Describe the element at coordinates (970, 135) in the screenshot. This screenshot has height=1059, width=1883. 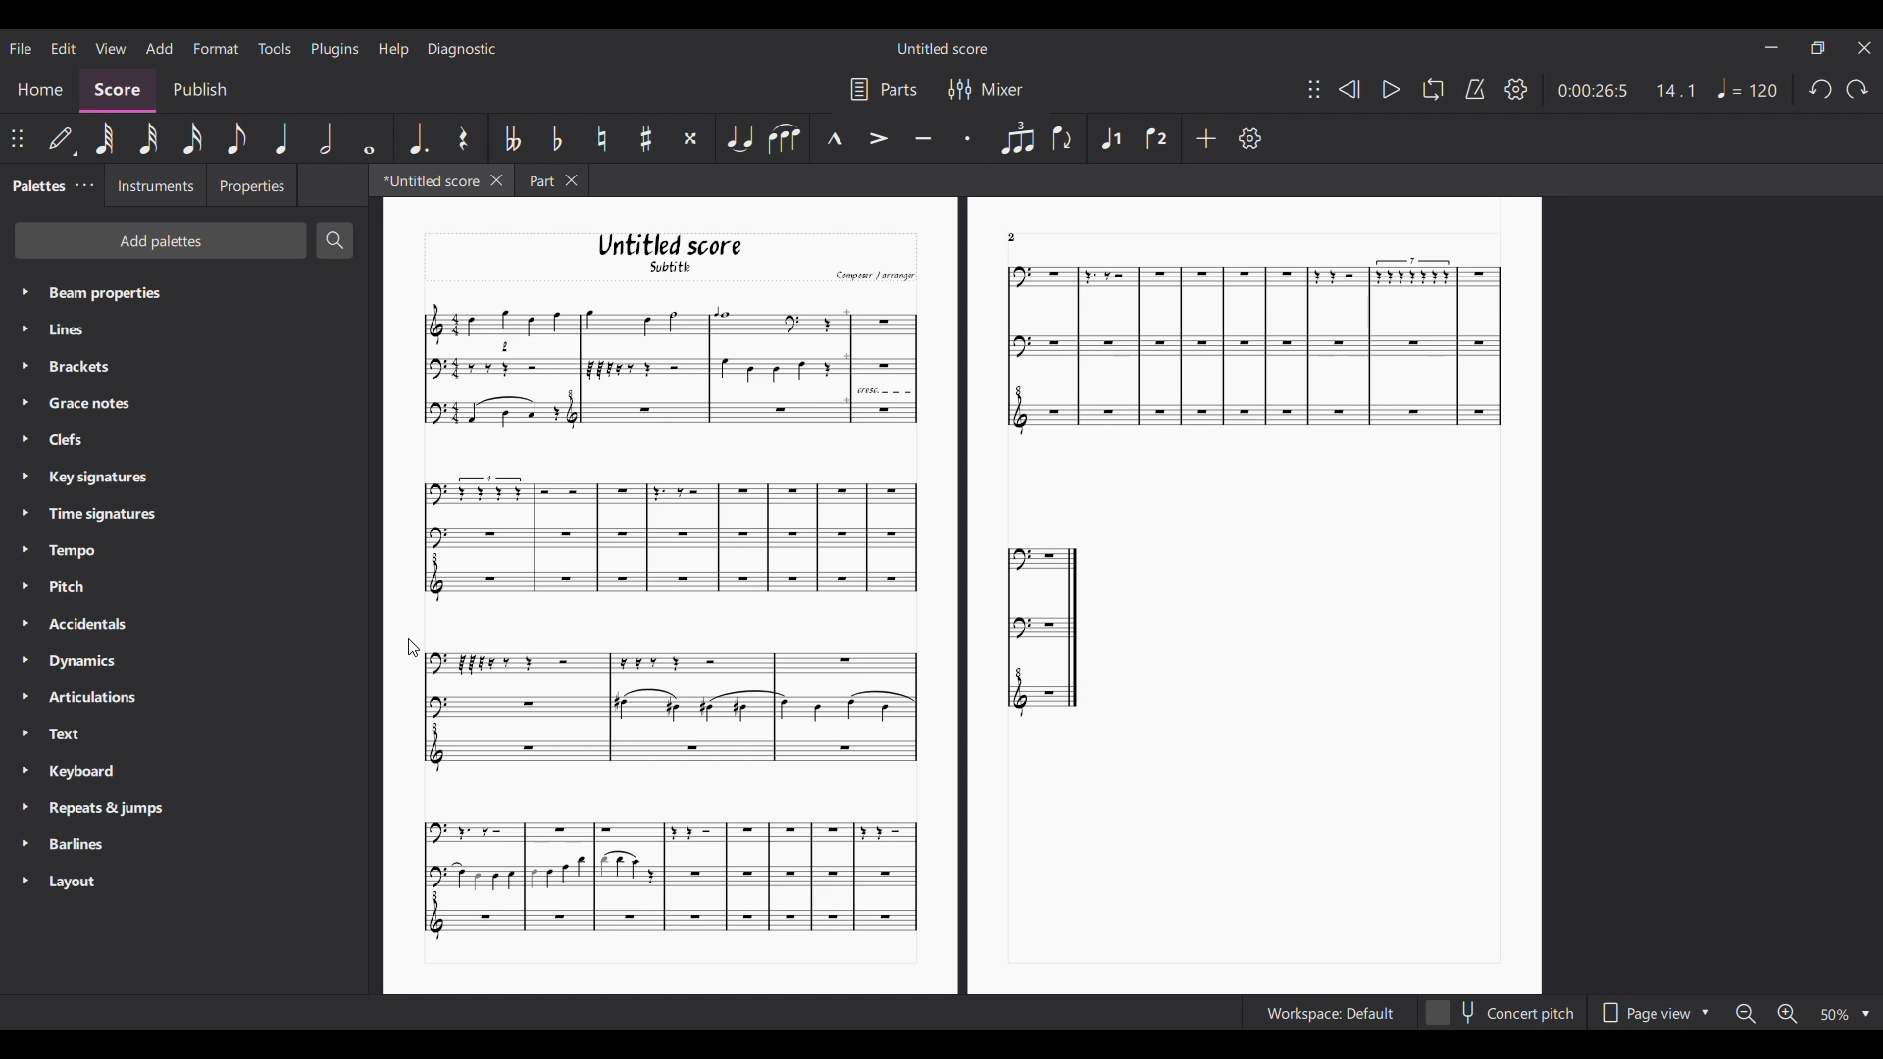
I see `Staccato ` at that location.